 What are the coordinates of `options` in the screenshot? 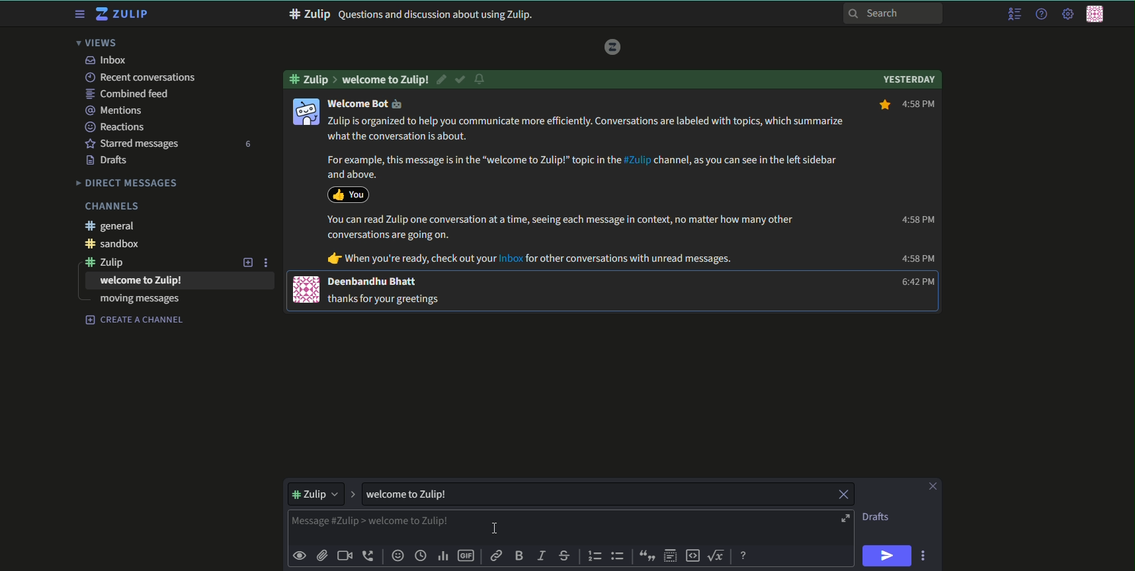 It's located at (268, 262).